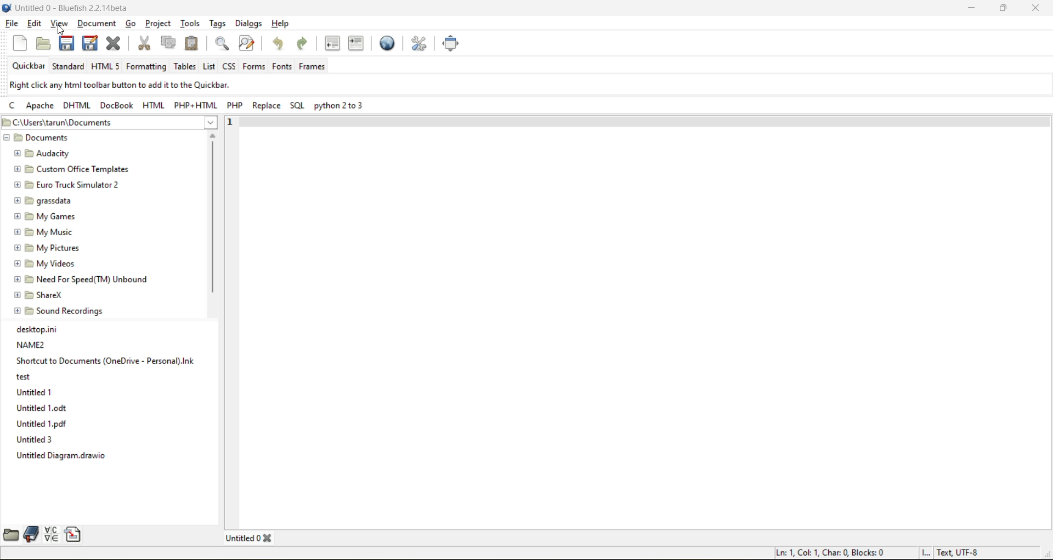 This screenshot has height=560, width=1053. What do you see at coordinates (36, 330) in the screenshot?
I see `desktop.ini` at bounding box center [36, 330].